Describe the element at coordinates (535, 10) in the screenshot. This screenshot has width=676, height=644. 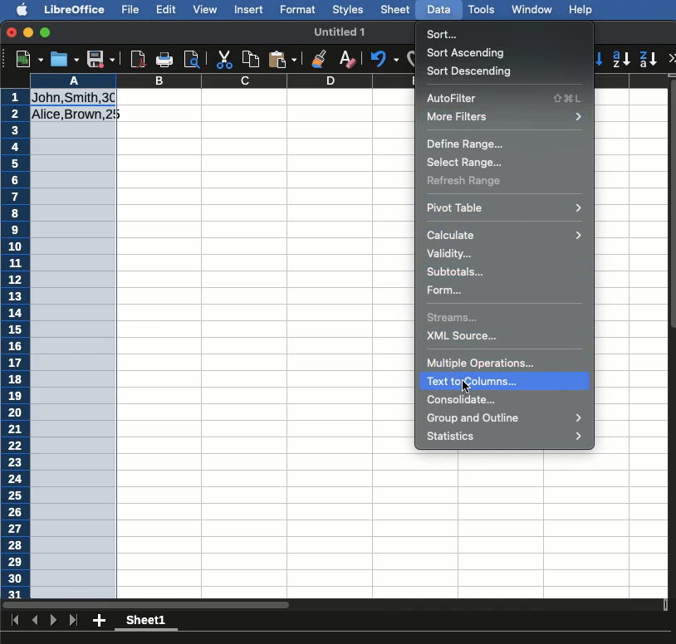
I see `Window` at that location.